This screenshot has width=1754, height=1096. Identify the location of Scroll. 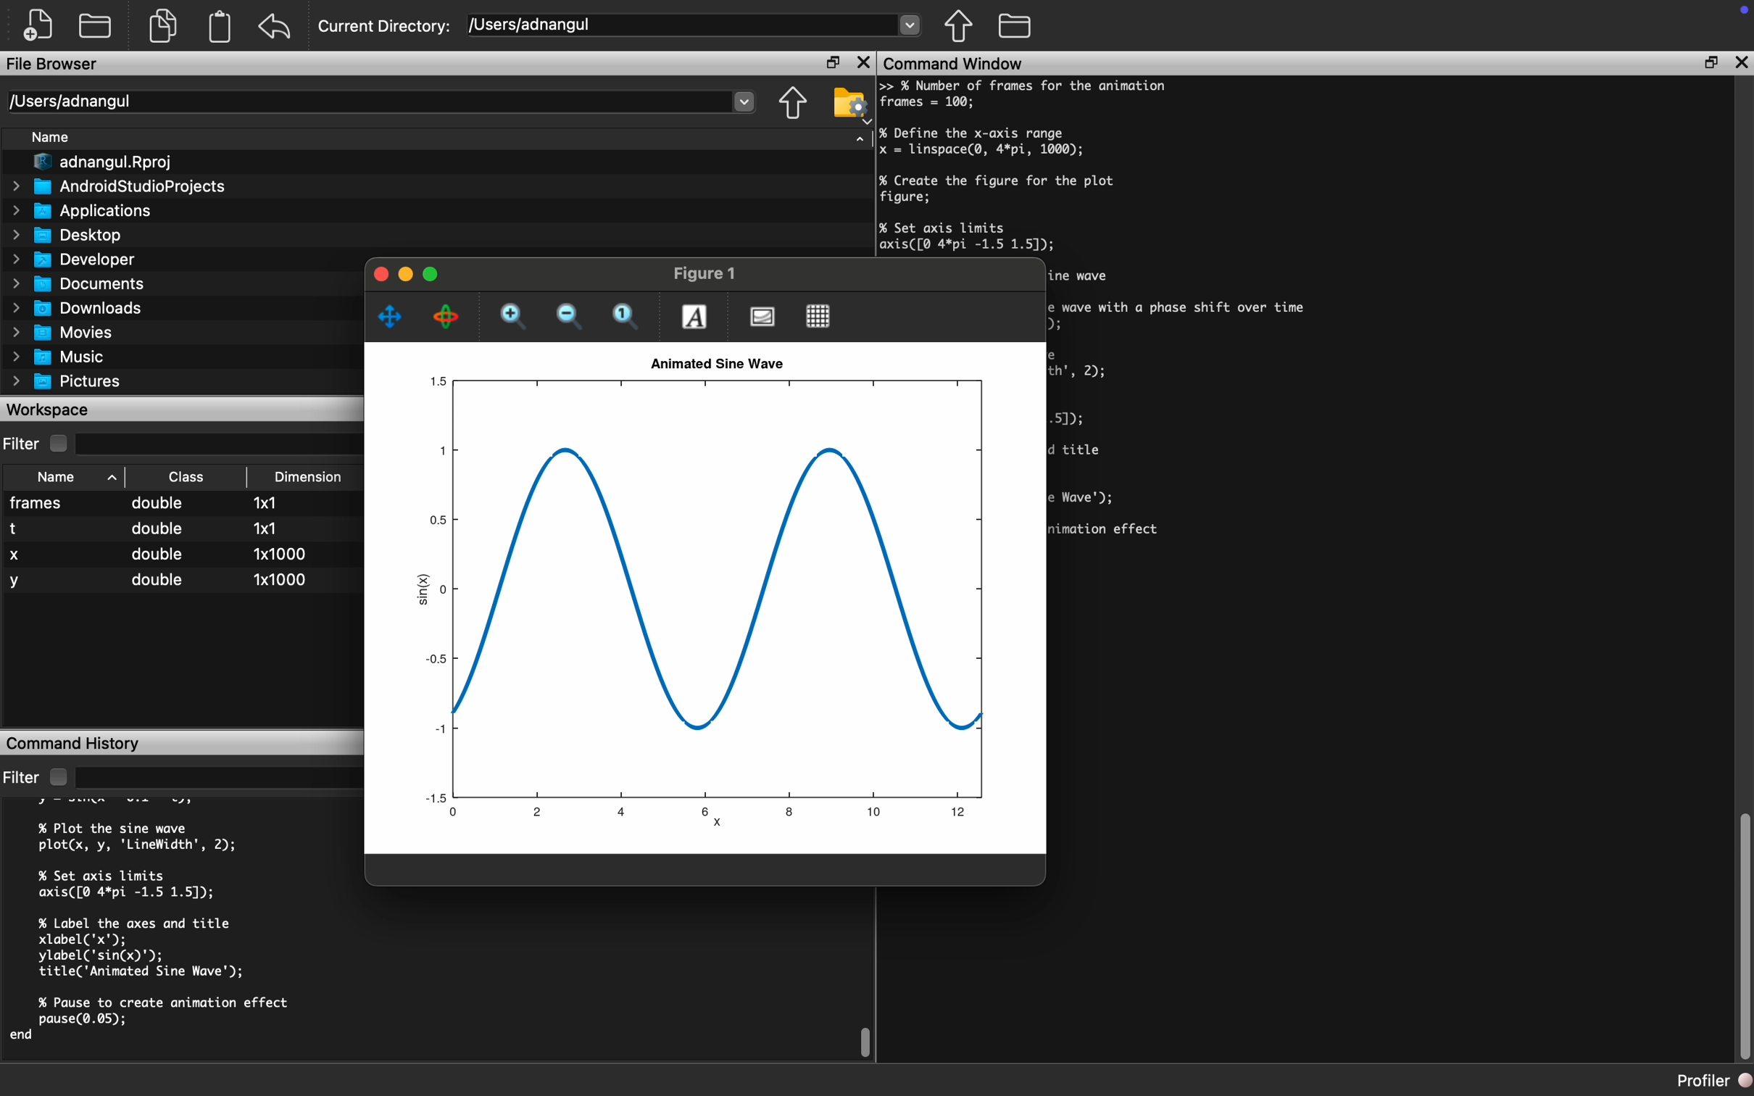
(1743, 932).